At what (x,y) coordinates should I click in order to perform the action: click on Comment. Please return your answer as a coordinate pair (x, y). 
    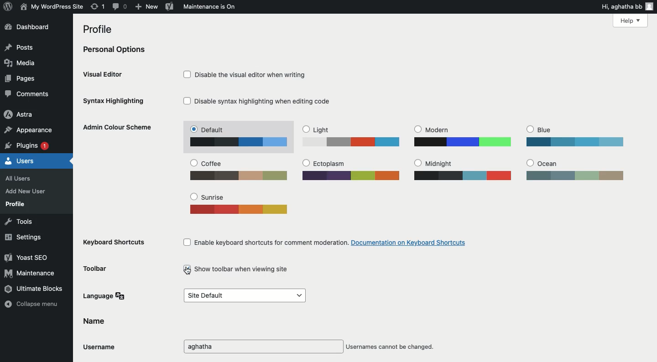
    Looking at the image, I should click on (120, 6).